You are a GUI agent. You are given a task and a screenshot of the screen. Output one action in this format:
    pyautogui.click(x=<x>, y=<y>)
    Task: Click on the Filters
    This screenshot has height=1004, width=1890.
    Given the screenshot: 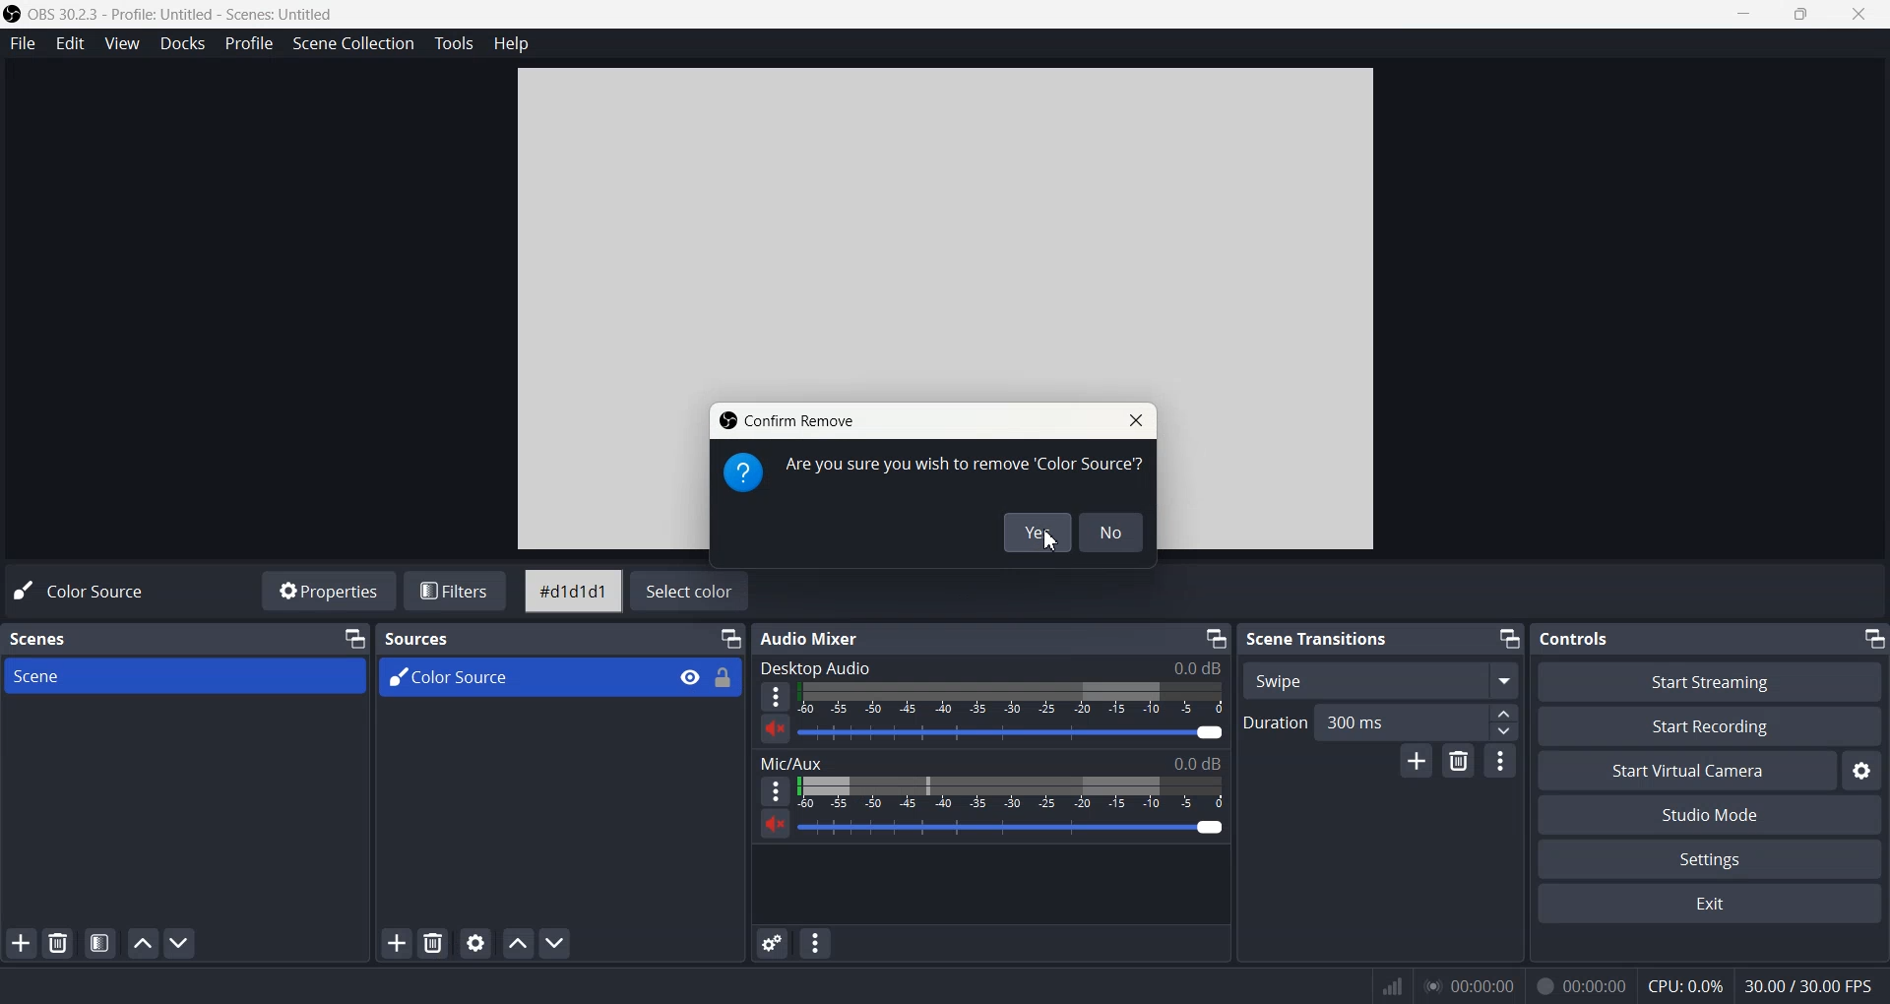 What is the action you would take?
    pyautogui.click(x=457, y=591)
    